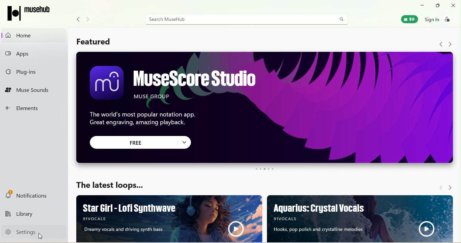  What do you see at coordinates (30, 215) in the screenshot?
I see `Library` at bounding box center [30, 215].